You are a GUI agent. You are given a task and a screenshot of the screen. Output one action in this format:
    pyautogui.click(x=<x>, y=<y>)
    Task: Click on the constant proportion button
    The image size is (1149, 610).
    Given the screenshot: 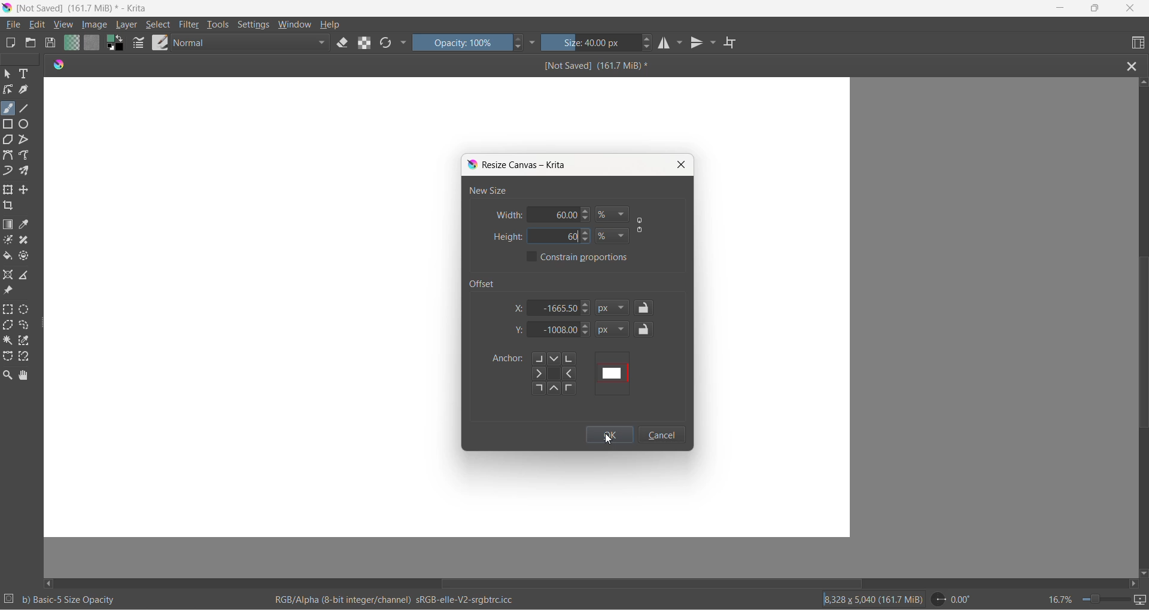 What is the action you would take?
    pyautogui.click(x=641, y=227)
    